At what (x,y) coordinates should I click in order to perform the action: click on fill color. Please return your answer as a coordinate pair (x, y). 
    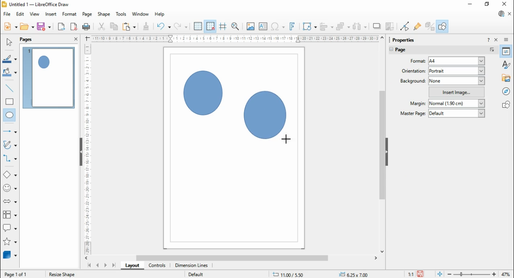
    Looking at the image, I should click on (10, 73).